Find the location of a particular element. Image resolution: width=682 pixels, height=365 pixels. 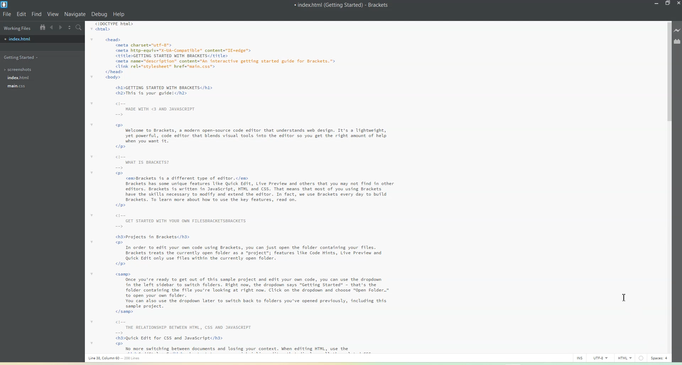

Working files is located at coordinates (17, 28).